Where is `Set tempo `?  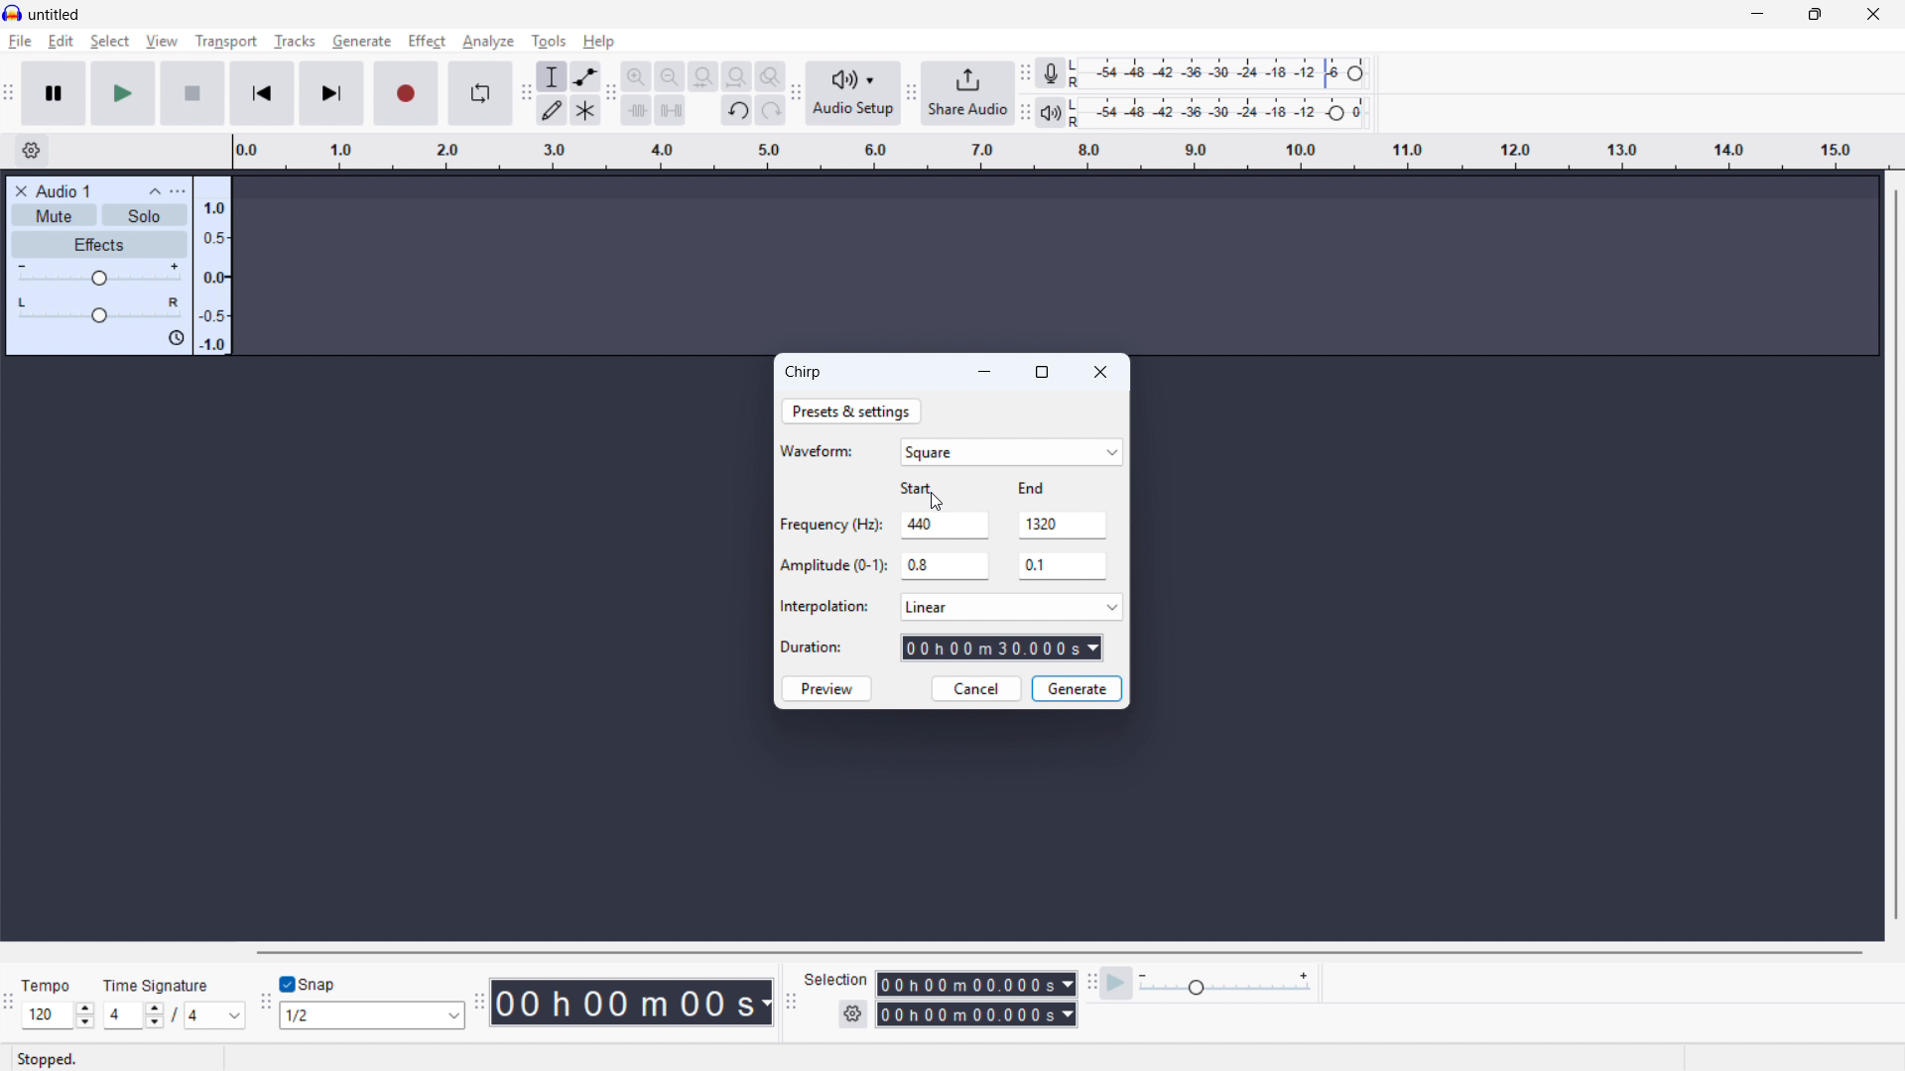
Set tempo  is located at coordinates (58, 1015).